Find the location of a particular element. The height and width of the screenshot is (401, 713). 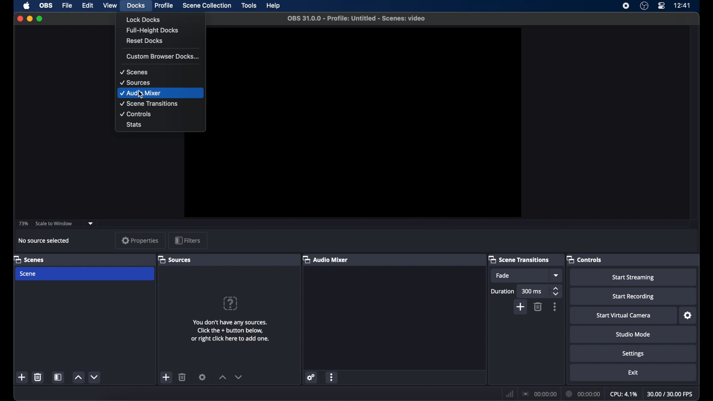

You don't have any sources.
Click the + button below,
or right click here to add one. is located at coordinates (229, 330).